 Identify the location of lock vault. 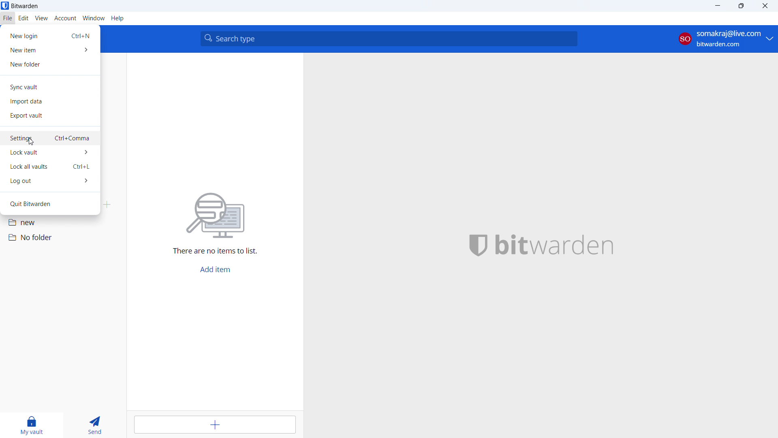
(50, 153).